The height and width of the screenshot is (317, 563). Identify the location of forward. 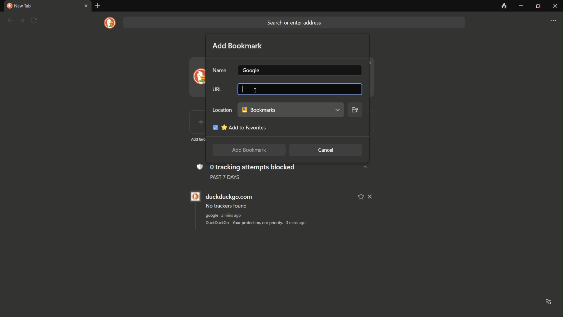
(22, 21).